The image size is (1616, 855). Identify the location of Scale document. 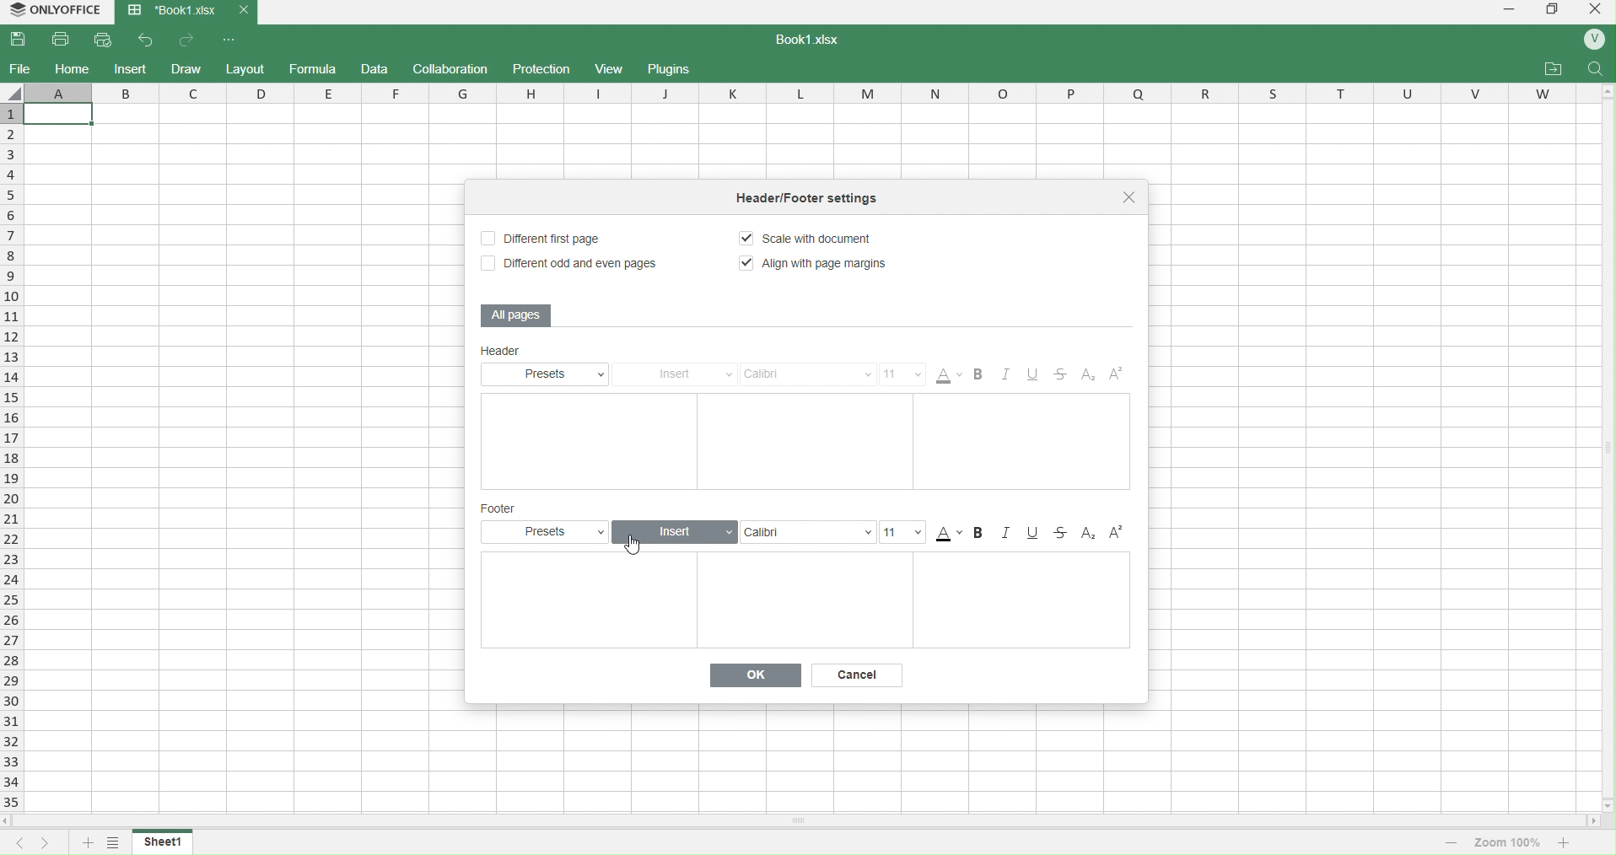
(816, 240).